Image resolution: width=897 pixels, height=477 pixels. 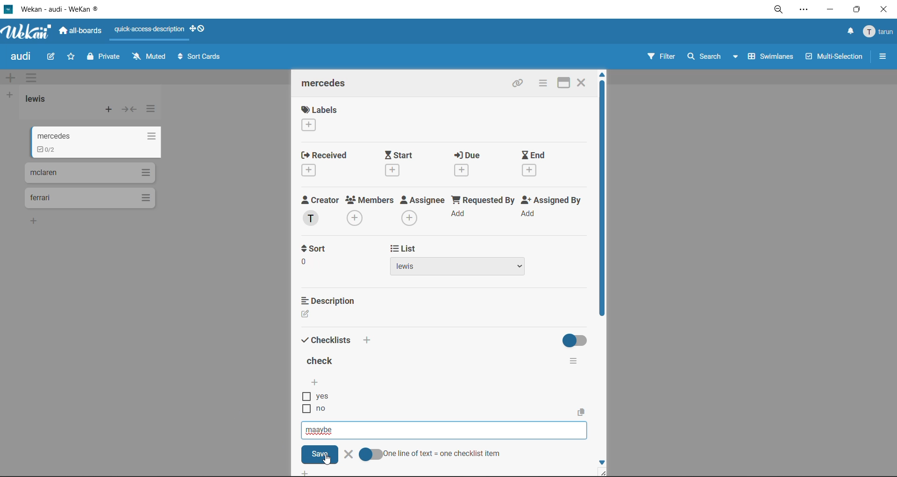 I want to click on list actions, so click(x=146, y=197).